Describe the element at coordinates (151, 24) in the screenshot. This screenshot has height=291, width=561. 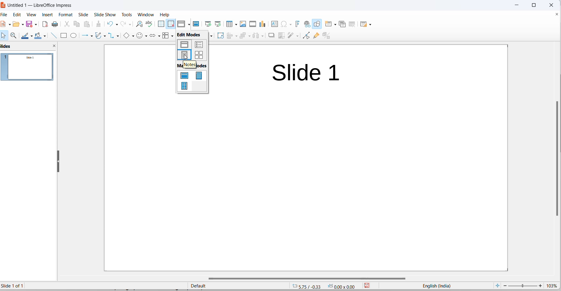
I see `spellings ` at that location.